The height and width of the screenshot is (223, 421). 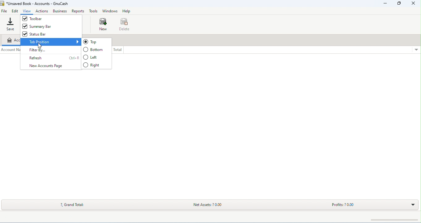 What do you see at coordinates (38, 51) in the screenshot?
I see `filter by` at bounding box center [38, 51].